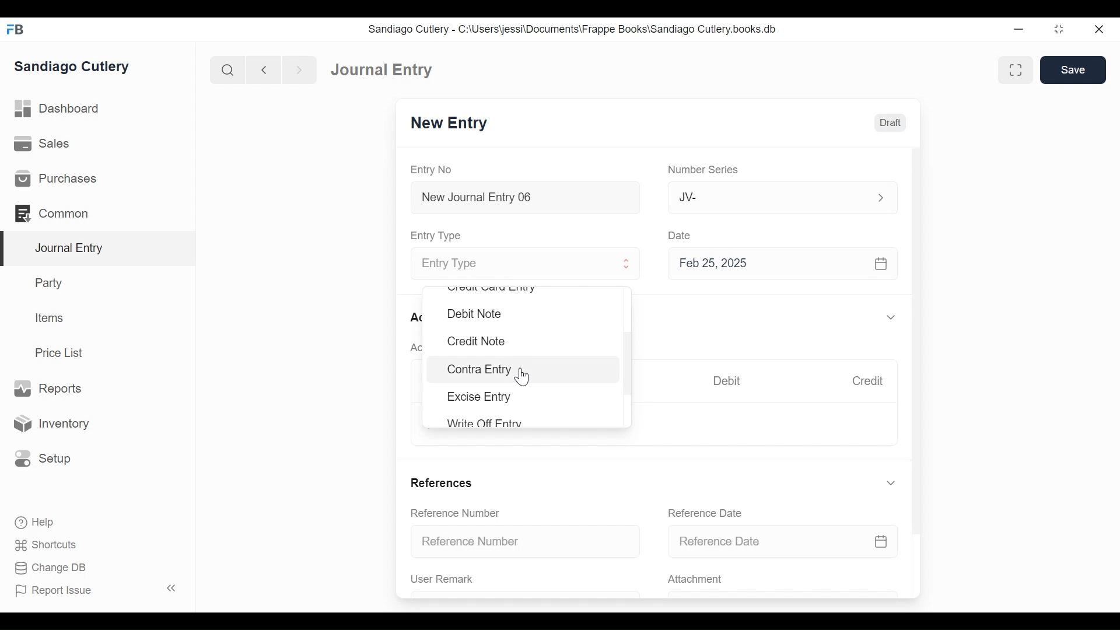 This screenshot has width=1120, height=630. Describe the element at coordinates (73, 67) in the screenshot. I see `Sandiago Cutlery` at that location.